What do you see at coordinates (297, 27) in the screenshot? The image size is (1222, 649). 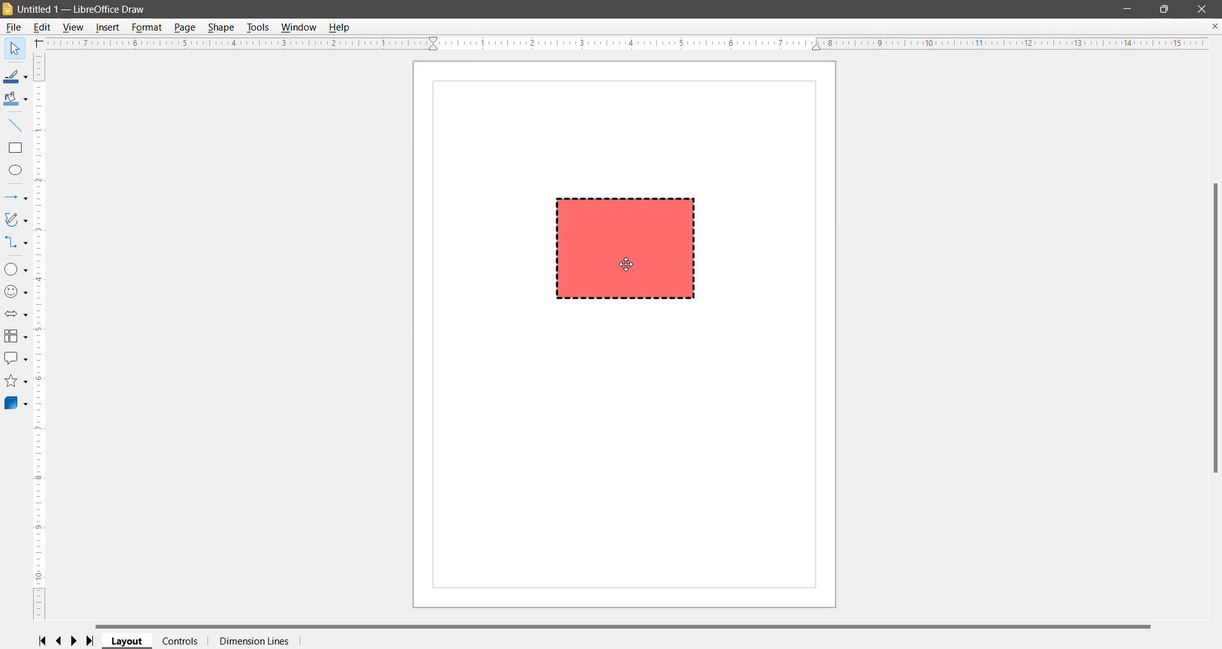 I see `Window` at bounding box center [297, 27].